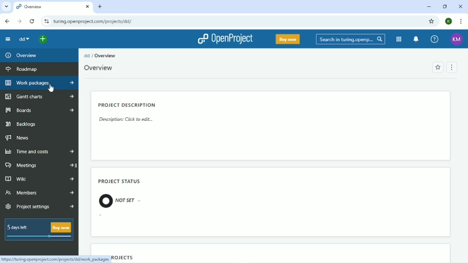  Describe the element at coordinates (87, 56) in the screenshot. I see `dd` at that location.